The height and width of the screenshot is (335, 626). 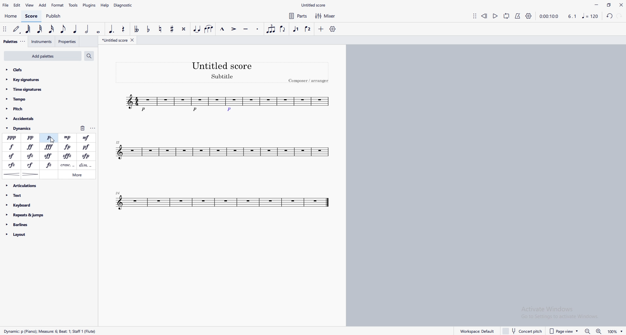 I want to click on undo, so click(x=610, y=15).